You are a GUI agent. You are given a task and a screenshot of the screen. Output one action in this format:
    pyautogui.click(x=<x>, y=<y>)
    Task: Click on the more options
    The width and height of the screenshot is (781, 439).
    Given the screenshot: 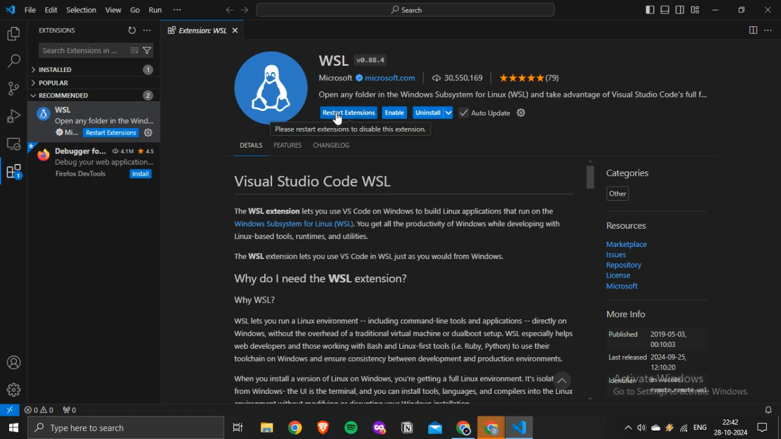 What is the action you would take?
    pyautogui.click(x=177, y=9)
    